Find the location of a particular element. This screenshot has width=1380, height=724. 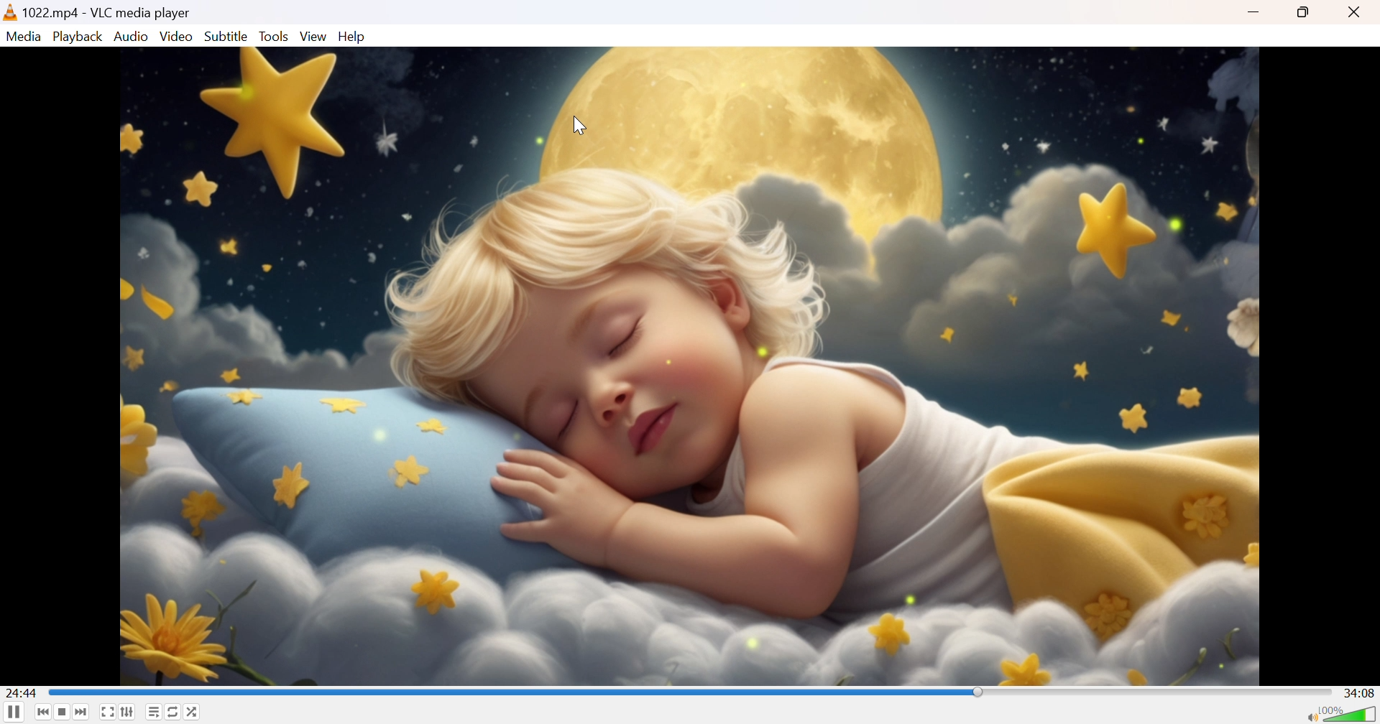

Help is located at coordinates (353, 37).